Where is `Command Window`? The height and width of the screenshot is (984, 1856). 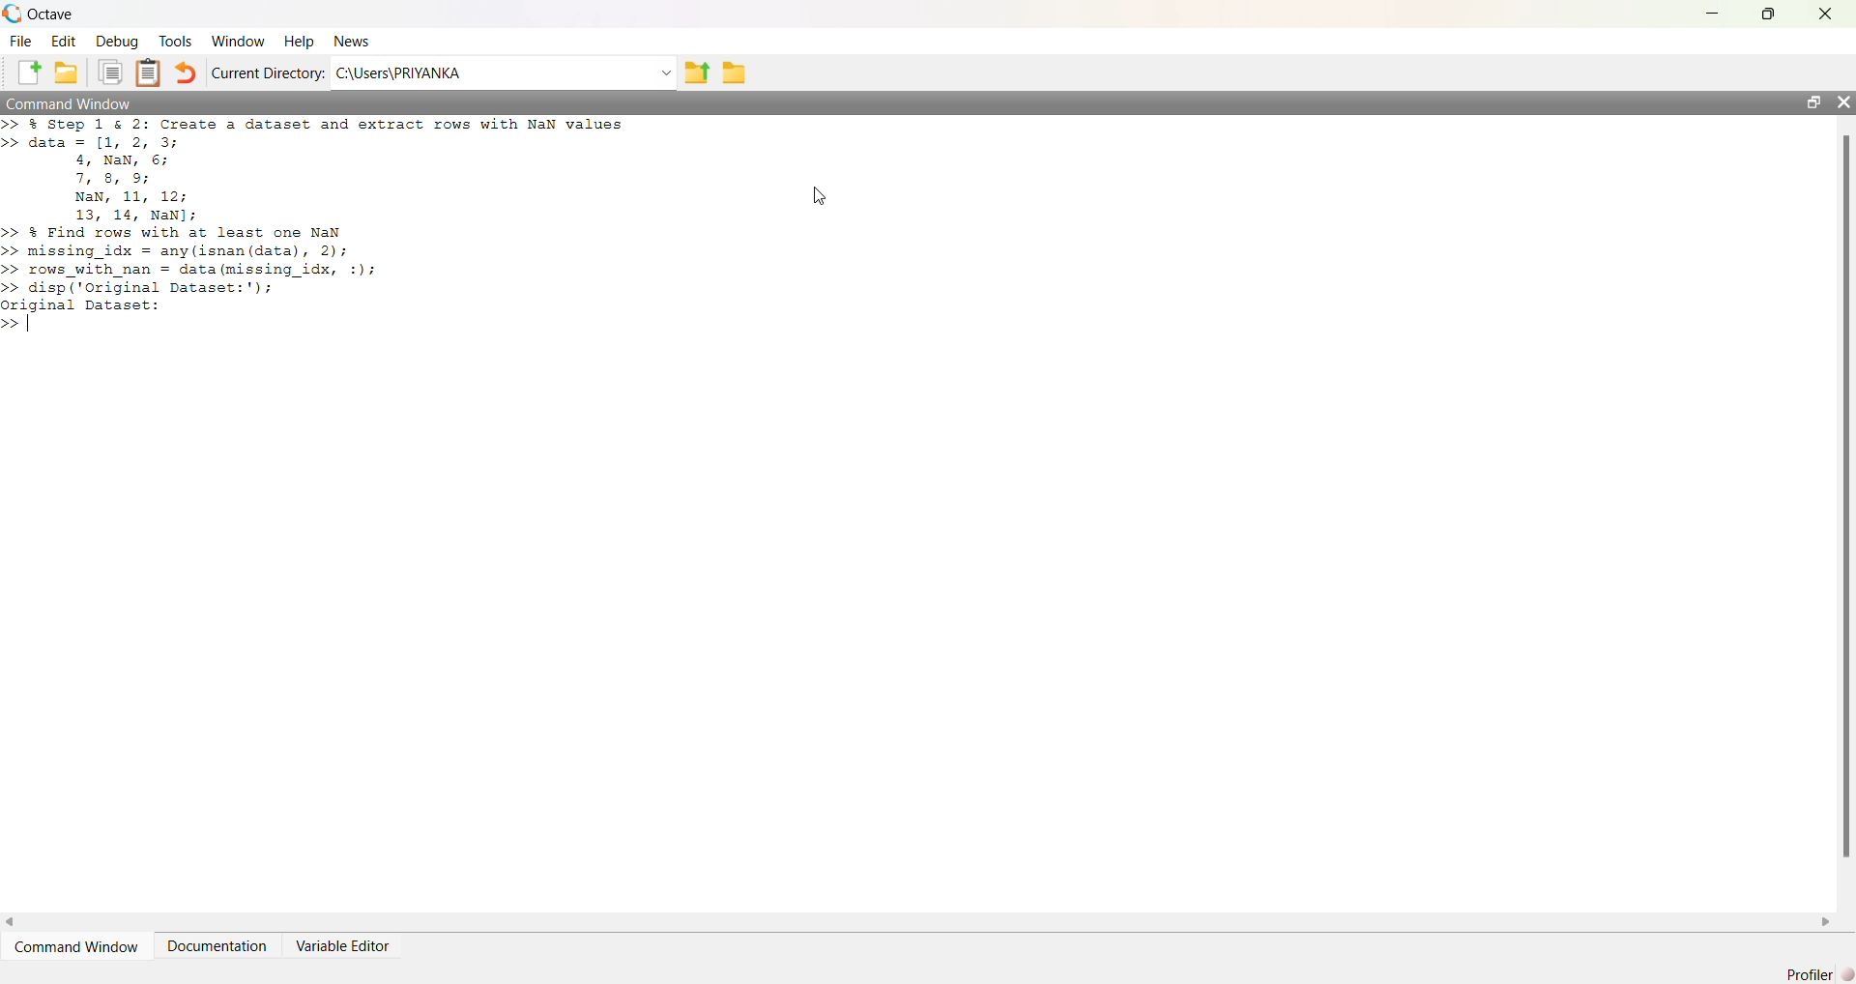
Command Window is located at coordinates (71, 102).